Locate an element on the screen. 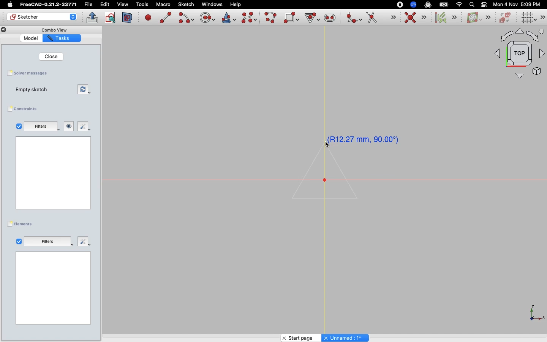 This screenshot has height=342, width=547. FreeCAD-0.21.2-33771 is located at coordinates (48, 5).